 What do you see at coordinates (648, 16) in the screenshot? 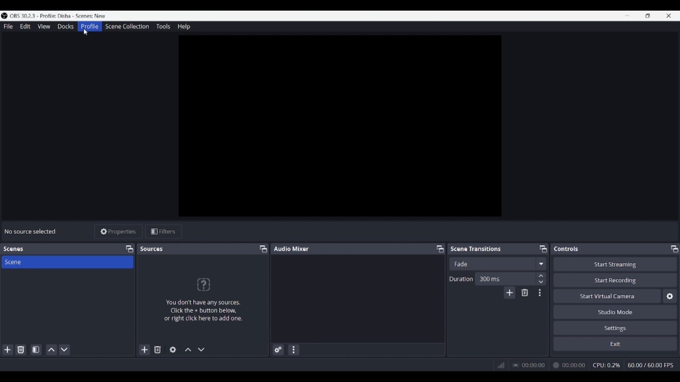
I see `Show interface in a smaller tab` at bounding box center [648, 16].